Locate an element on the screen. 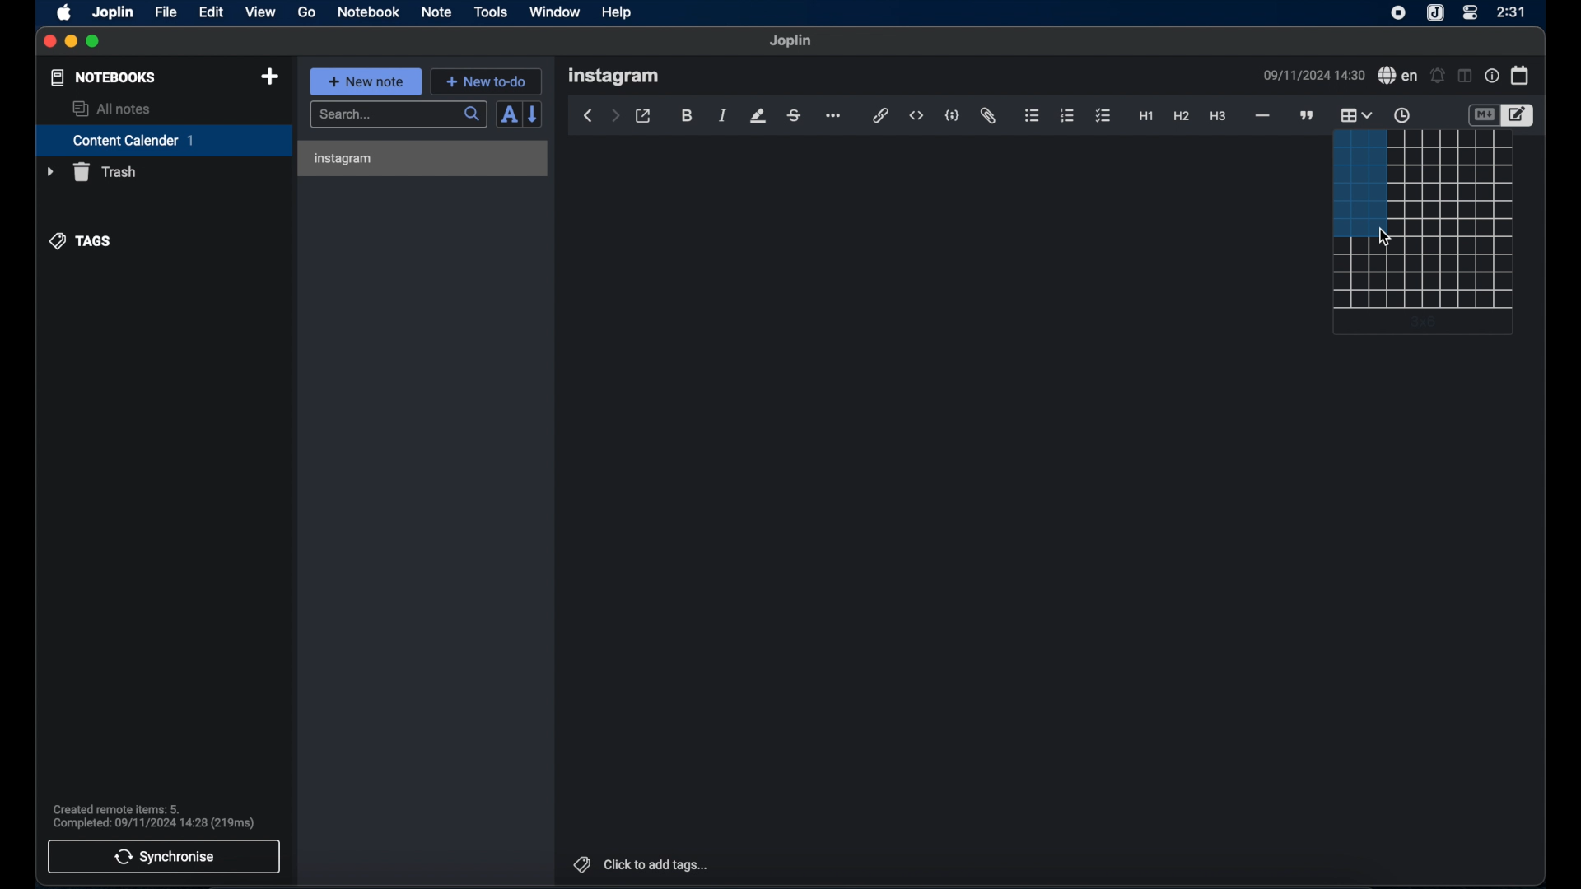 The image size is (1581, 889). notebooks is located at coordinates (104, 77).